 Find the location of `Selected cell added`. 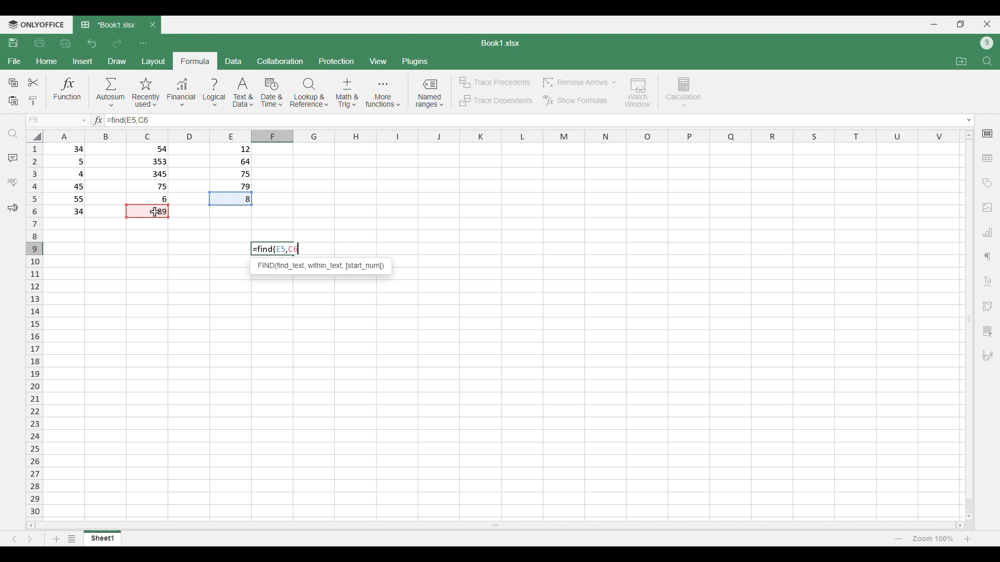

Selected cell added is located at coordinates (144, 120).